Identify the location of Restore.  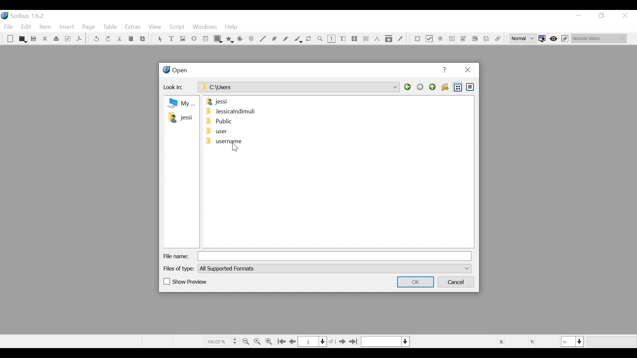
(602, 16).